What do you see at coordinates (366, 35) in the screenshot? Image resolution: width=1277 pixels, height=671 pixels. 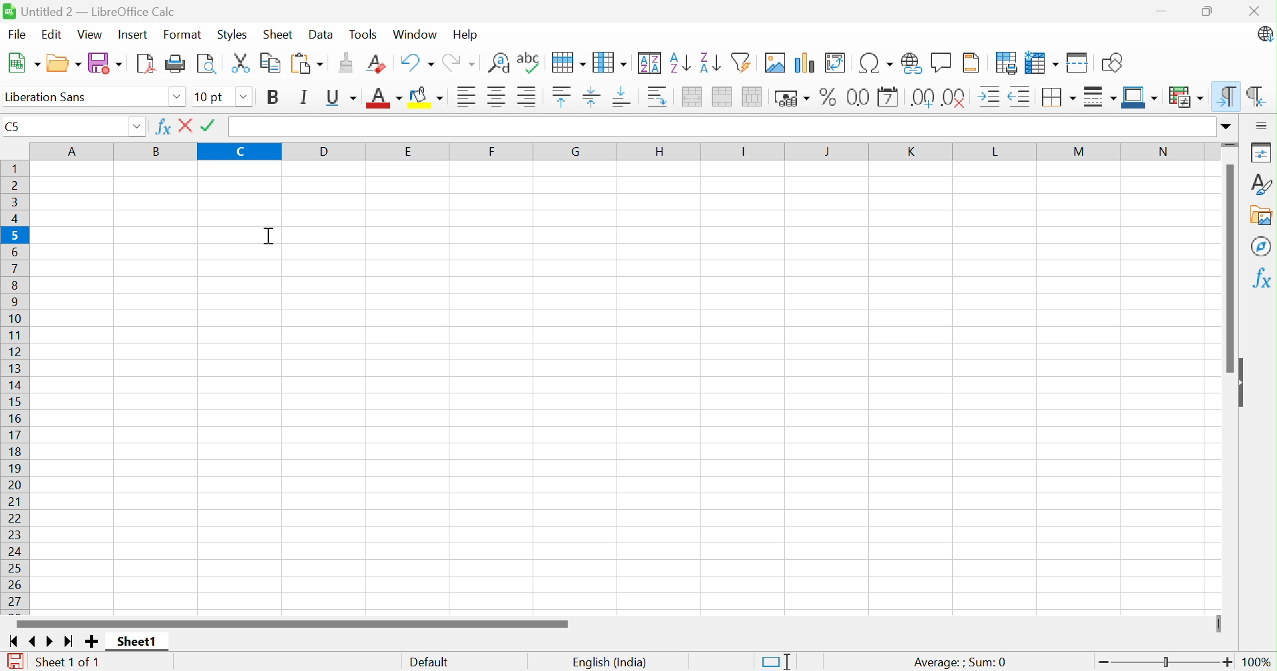 I see `Tools` at bounding box center [366, 35].